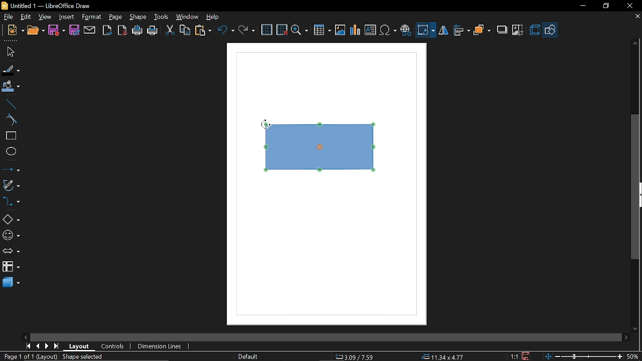  What do you see at coordinates (46, 5) in the screenshot?
I see `Untitled 1 - LibreOffice Draw` at bounding box center [46, 5].